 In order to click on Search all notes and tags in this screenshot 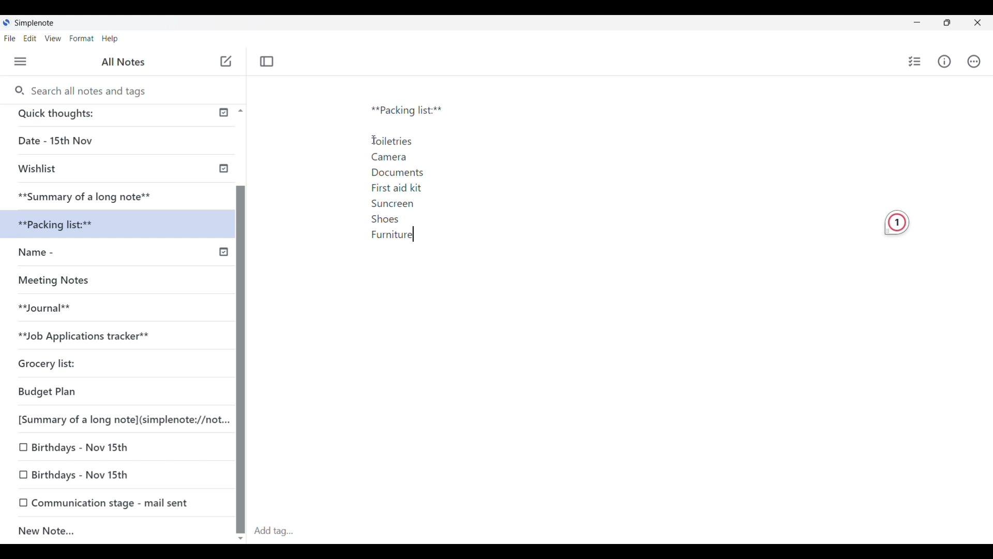, I will do `click(92, 91)`.